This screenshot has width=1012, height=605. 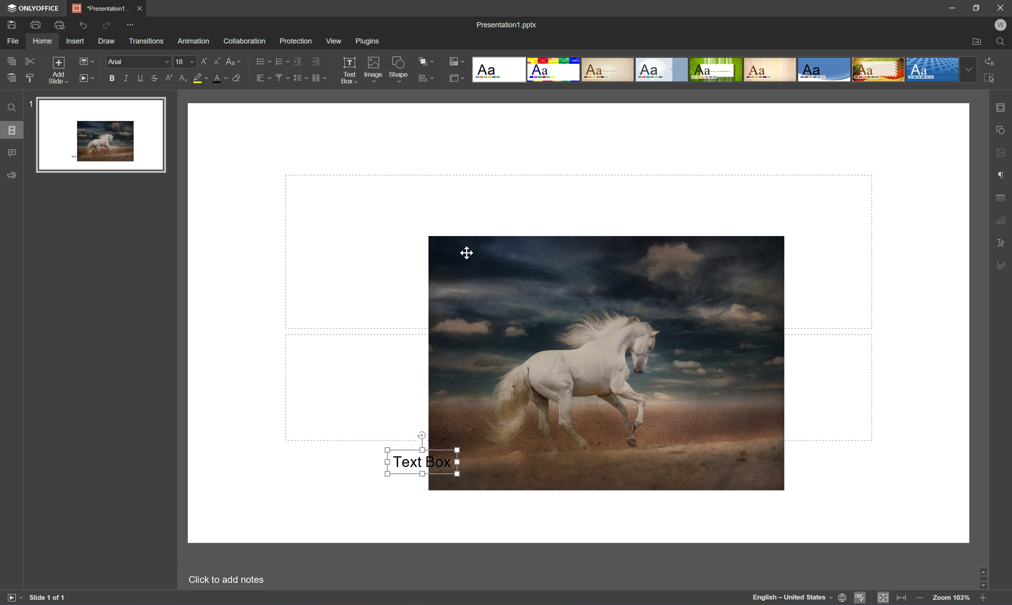 I want to click on Subscript, so click(x=170, y=79).